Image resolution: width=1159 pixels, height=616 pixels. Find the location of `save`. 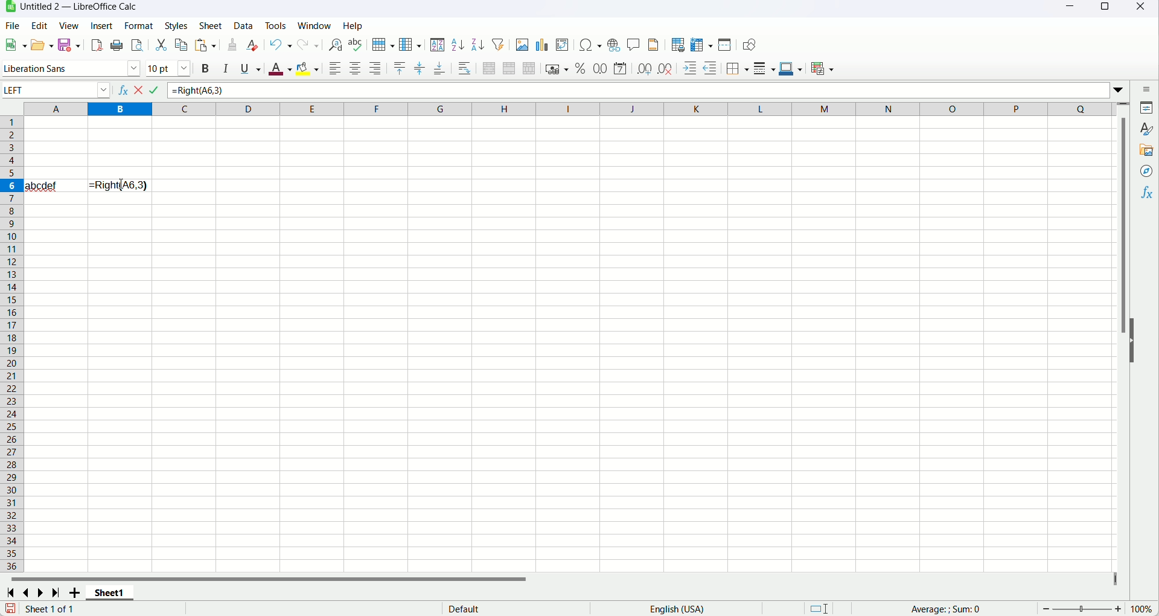

save is located at coordinates (68, 45).